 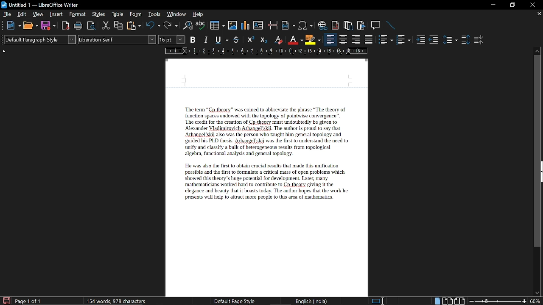 I want to click on view, so click(x=39, y=14).